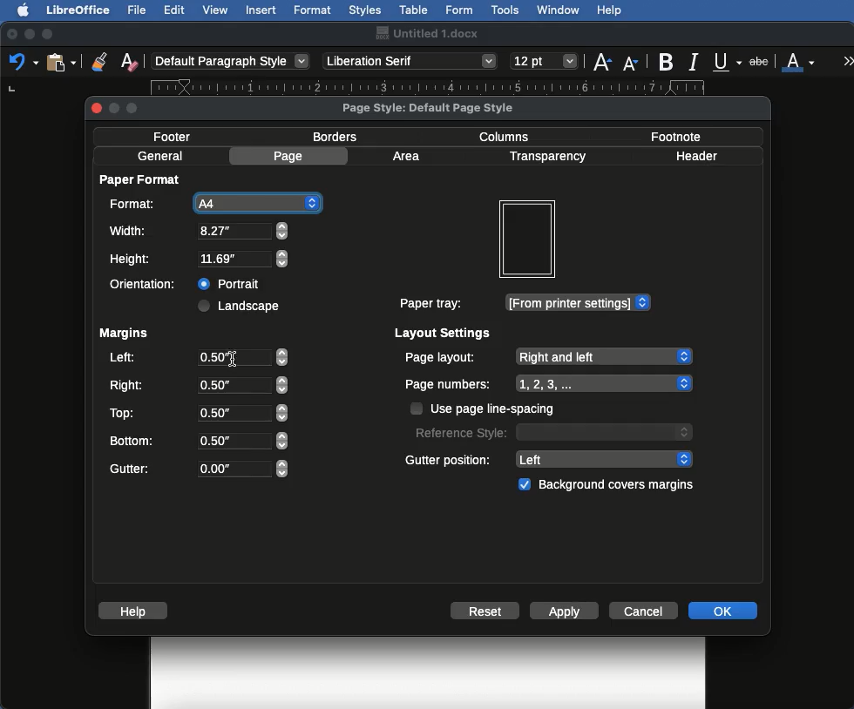 This screenshot has height=709, width=854. I want to click on Size decrease, so click(634, 63).